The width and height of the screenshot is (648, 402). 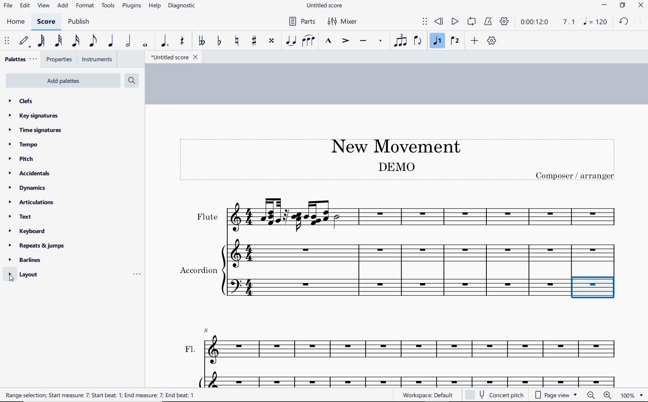 I want to click on whole note, so click(x=146, y=45).